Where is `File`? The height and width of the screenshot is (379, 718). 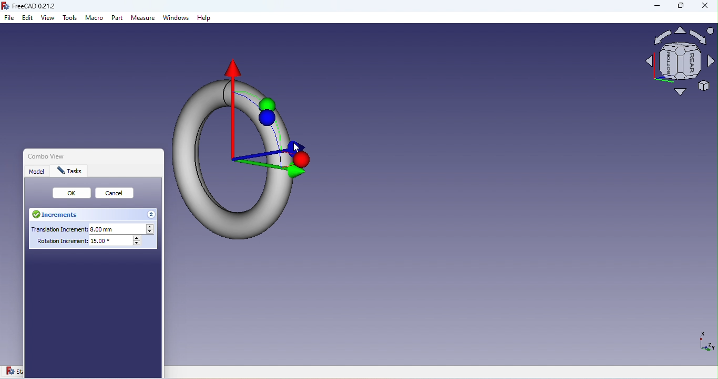 File is located at coordinates (10, 18).